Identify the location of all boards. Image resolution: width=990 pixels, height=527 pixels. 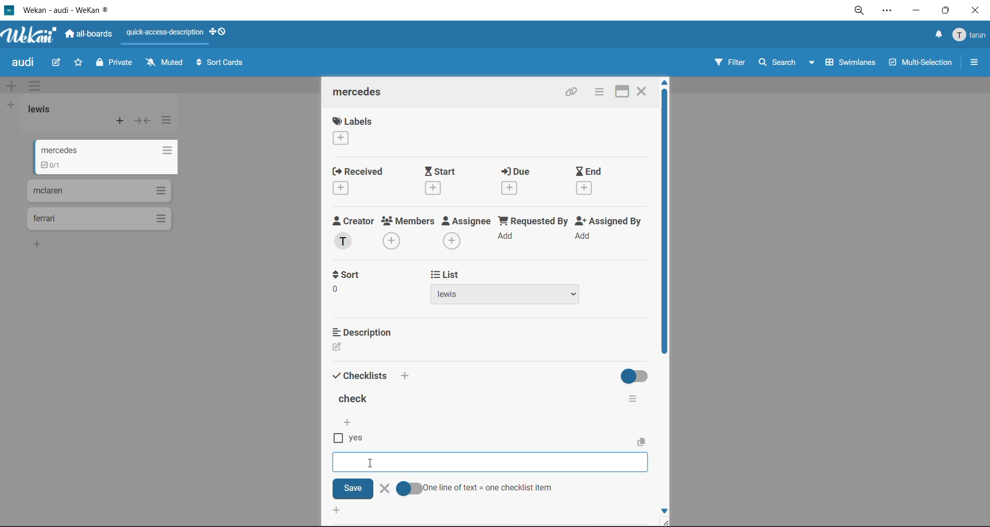
(92, 36).